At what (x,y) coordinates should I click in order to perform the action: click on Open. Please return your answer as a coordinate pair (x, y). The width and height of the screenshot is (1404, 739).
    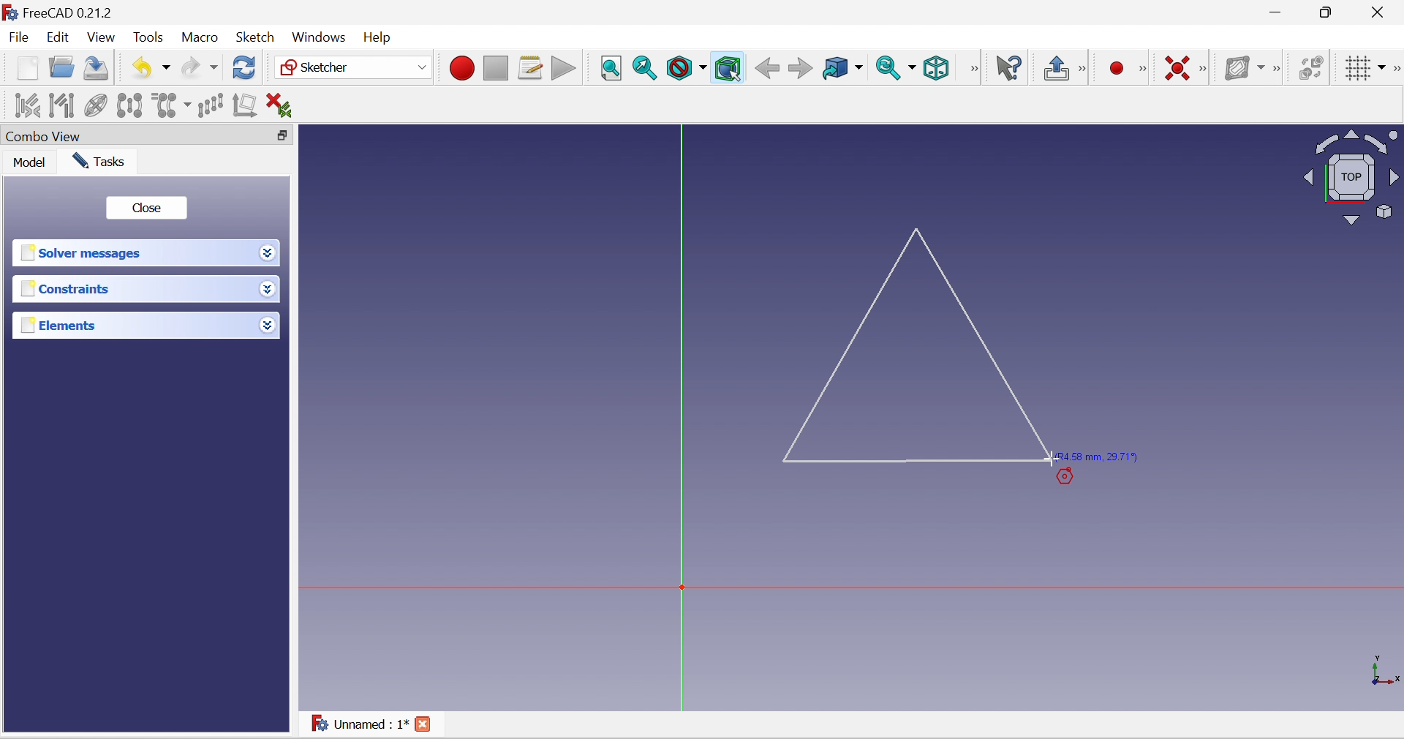
    Looking at the image, I should click on (62, 69).